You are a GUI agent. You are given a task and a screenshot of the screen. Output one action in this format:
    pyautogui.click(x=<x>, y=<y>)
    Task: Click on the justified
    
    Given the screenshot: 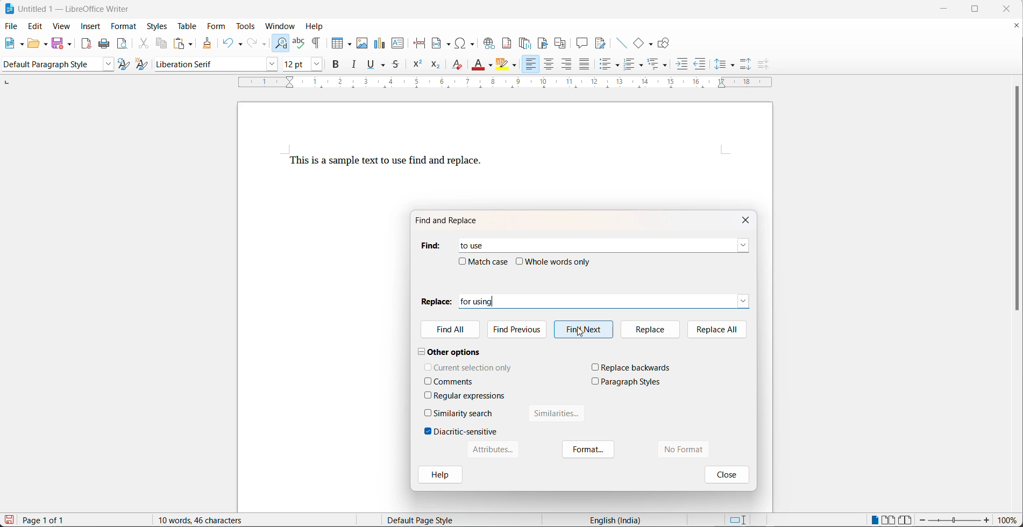 What is the action you would take?
    pyautogui.click(x=585, y=65)
    